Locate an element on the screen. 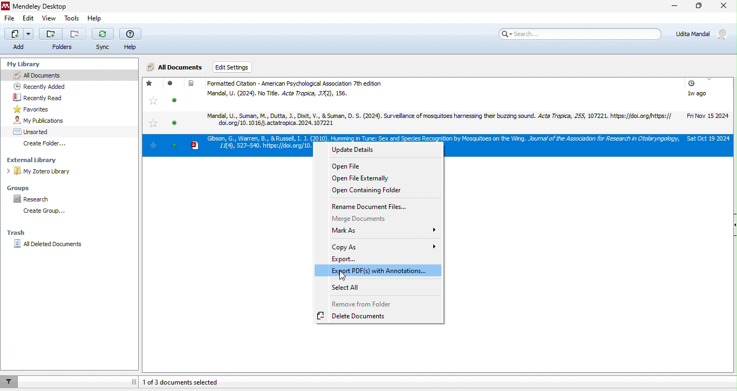 The image size is (737, 391). open containing folder is located at coordinates (366, 190).